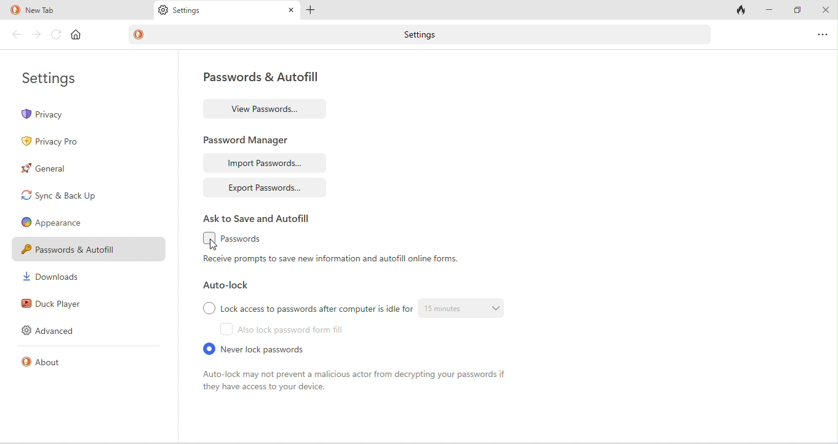  What do you see at coordinates (269, 107) in the screenshot?
I see `view passwords` at bounding box center [269, 107].